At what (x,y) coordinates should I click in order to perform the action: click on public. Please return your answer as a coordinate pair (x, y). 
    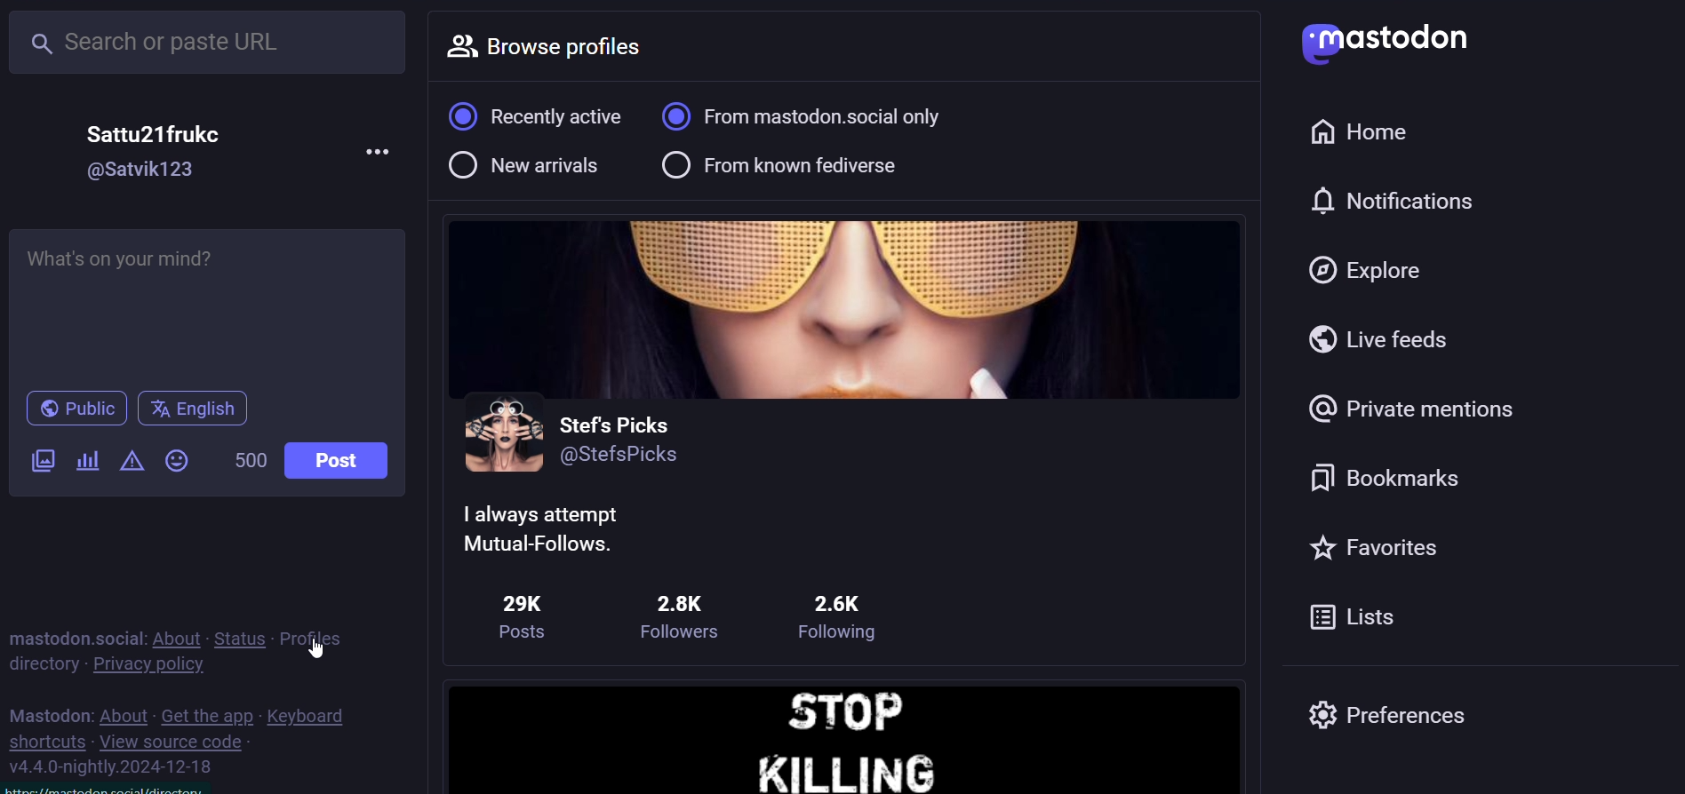
    Looking at the image, I should click on (74, 408).